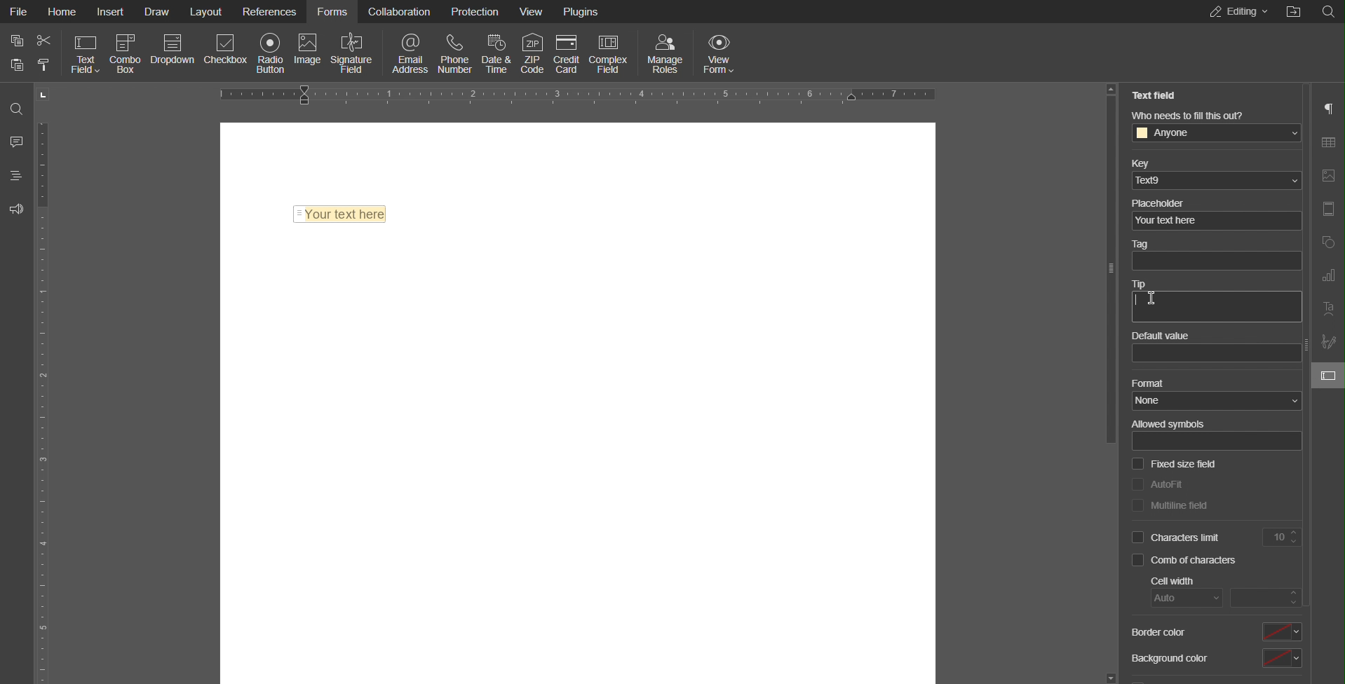 This screenshot has width=1345, height=684. I want to click on select background color, so click(1283, 657).